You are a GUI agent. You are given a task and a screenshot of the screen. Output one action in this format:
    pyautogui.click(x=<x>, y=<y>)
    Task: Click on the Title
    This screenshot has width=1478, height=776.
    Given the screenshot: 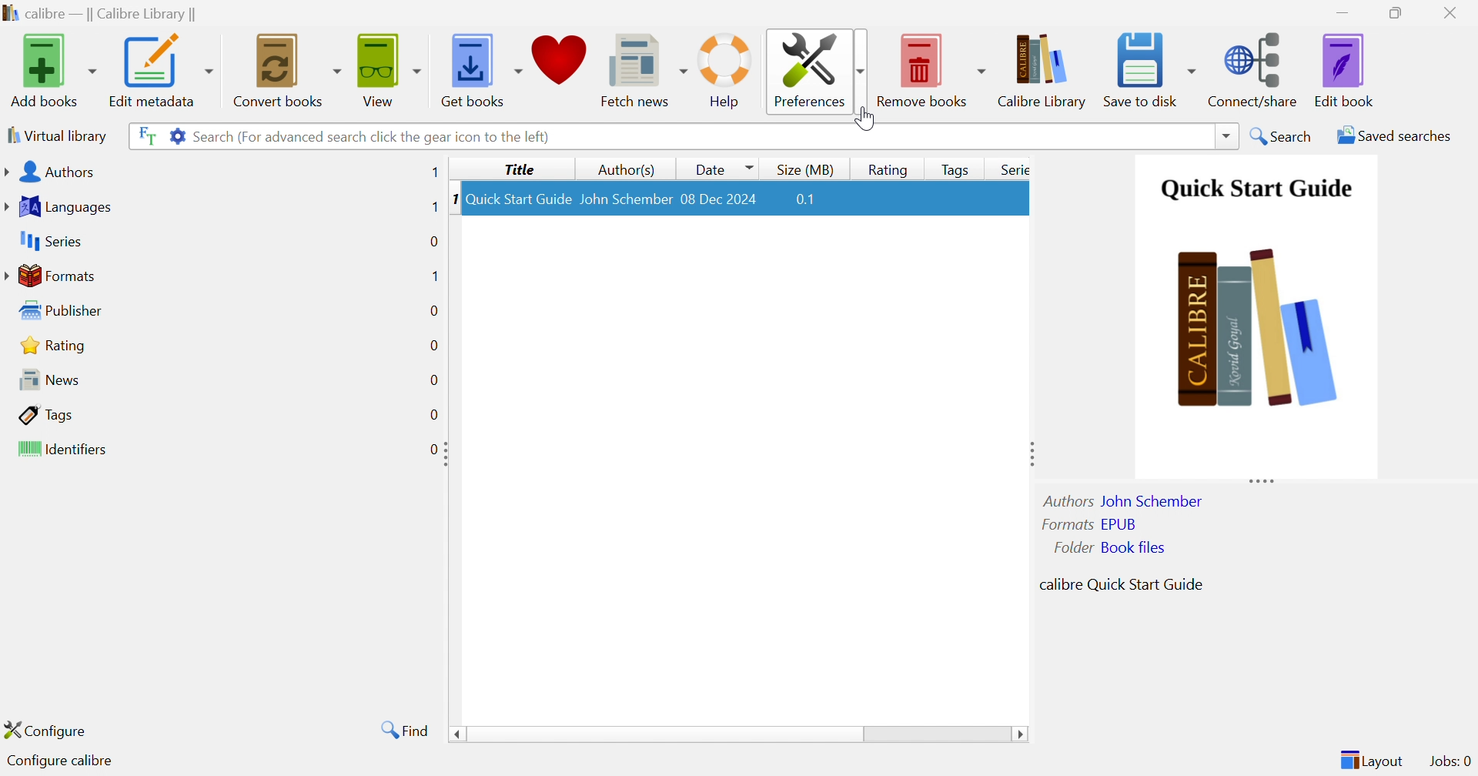 What is the action you would take?
    pyautogui.click(x=523, y=169)
    